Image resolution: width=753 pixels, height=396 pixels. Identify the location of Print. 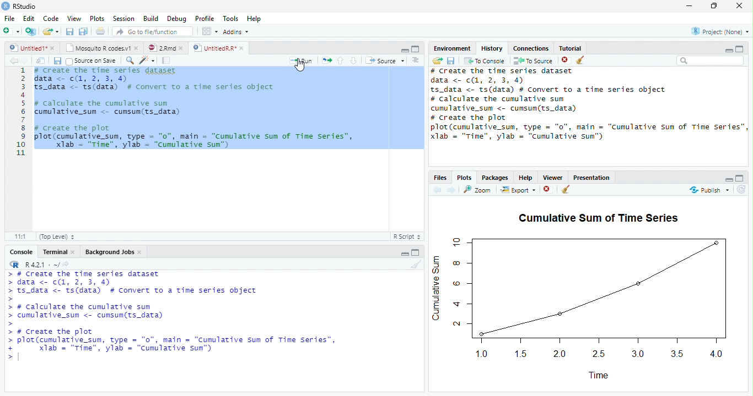
(101, 32).